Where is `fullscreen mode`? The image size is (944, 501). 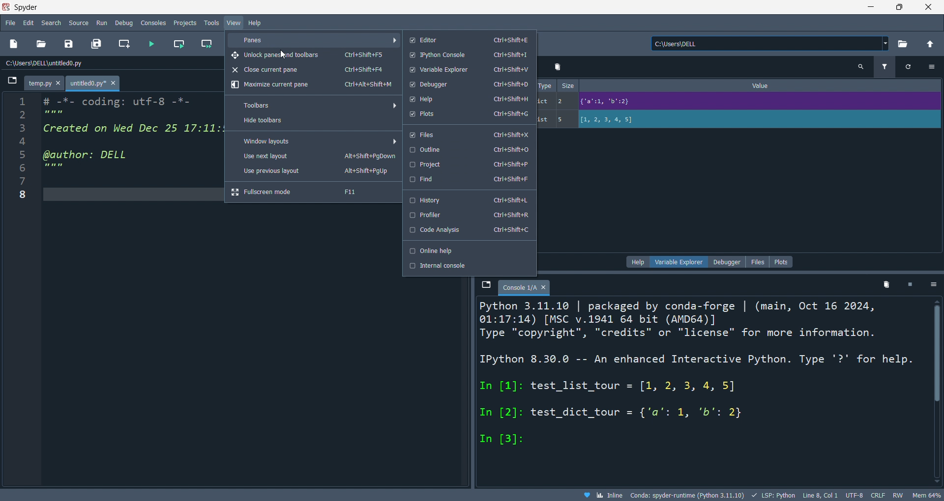
fullscreen mode is located at coordinates (312, 192).